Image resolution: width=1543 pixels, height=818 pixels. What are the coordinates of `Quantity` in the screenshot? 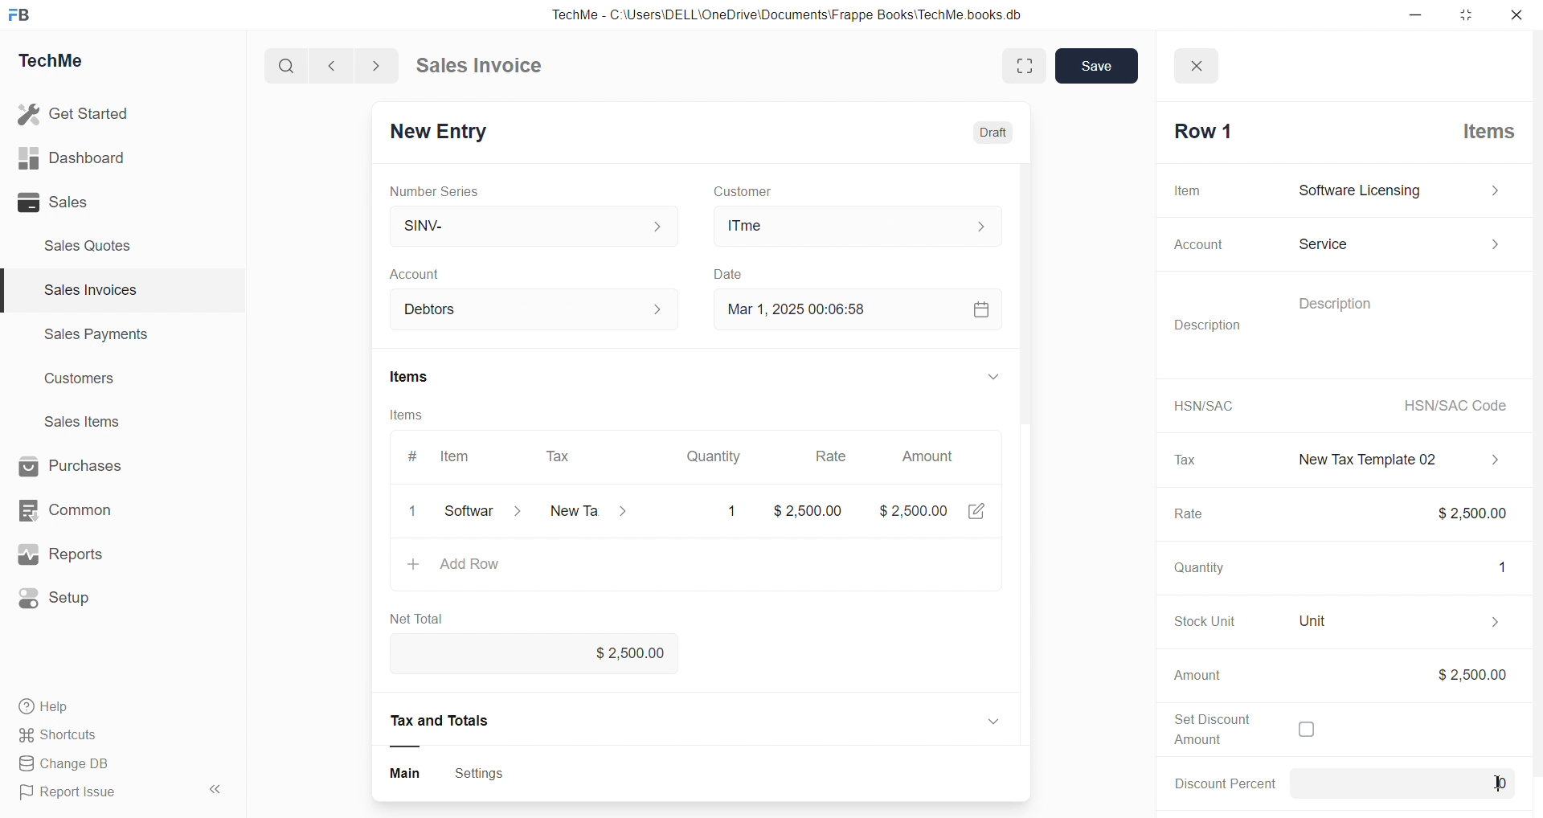 It's located at (713, 452).